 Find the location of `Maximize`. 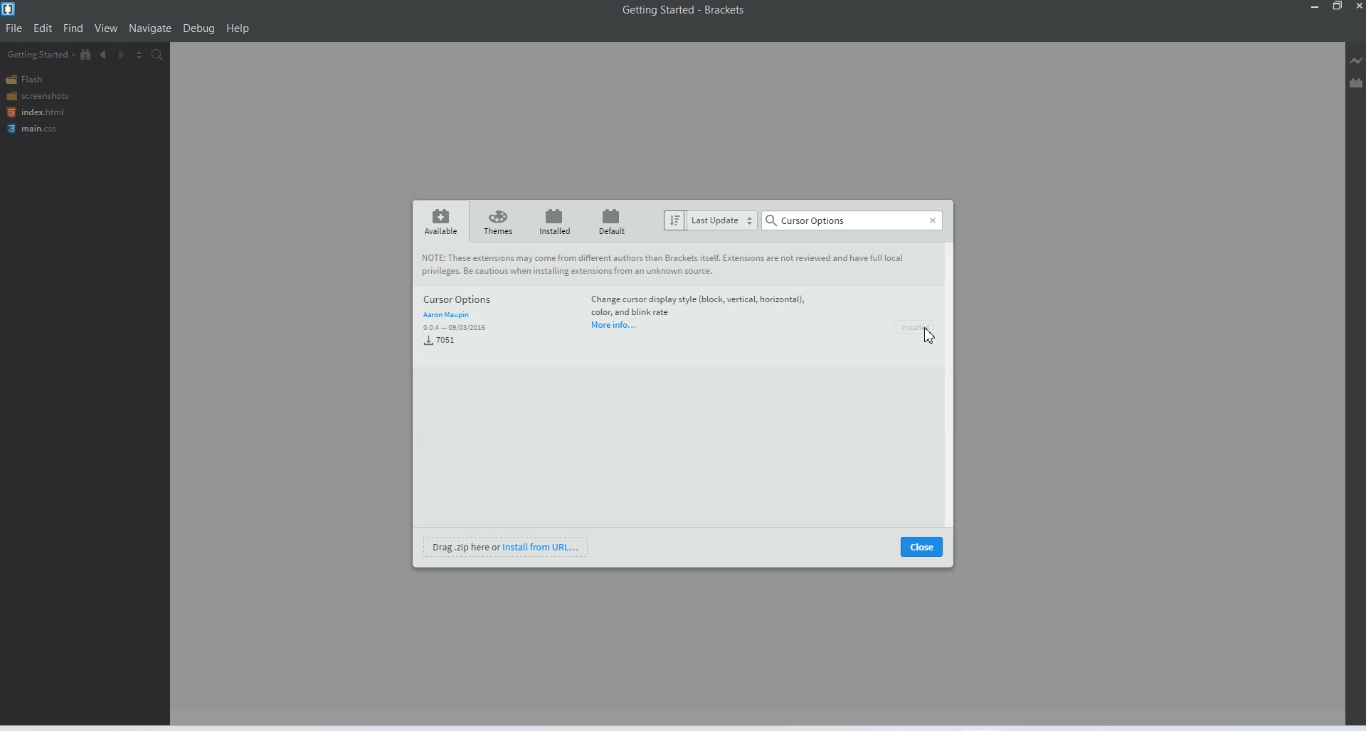

Maximize is located at coordinates (1338, 6).